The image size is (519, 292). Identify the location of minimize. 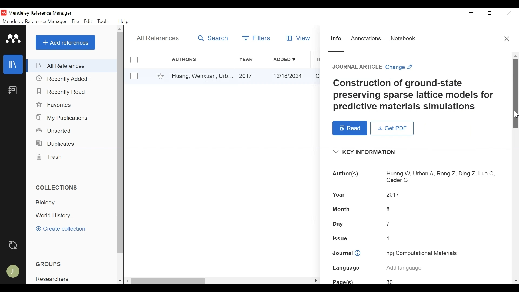
(471, 12).